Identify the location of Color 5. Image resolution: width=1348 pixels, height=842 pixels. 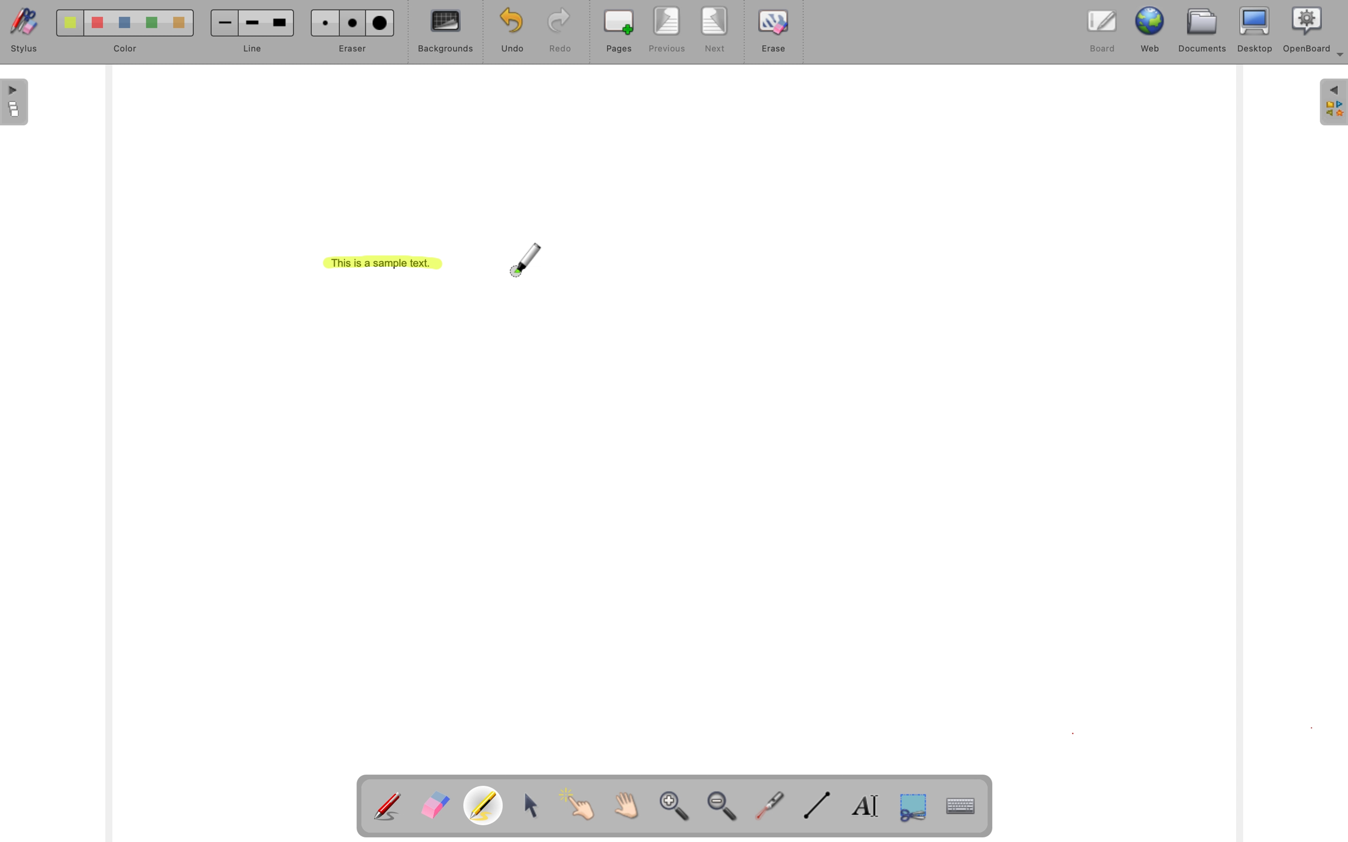
(179, 23).